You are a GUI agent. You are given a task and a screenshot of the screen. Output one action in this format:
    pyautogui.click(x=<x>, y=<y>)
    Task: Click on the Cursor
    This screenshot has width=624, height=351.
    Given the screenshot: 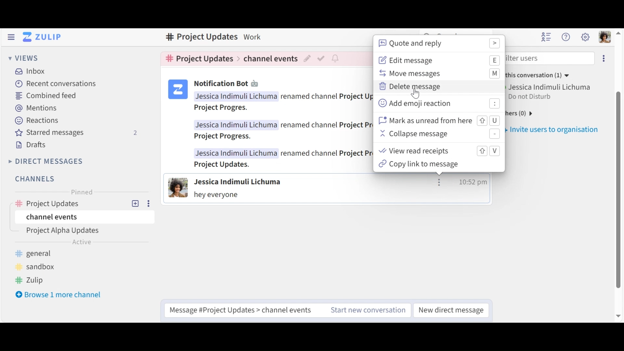 What is the action you would take?
    pyautogui.click(x=416, y=95)
    